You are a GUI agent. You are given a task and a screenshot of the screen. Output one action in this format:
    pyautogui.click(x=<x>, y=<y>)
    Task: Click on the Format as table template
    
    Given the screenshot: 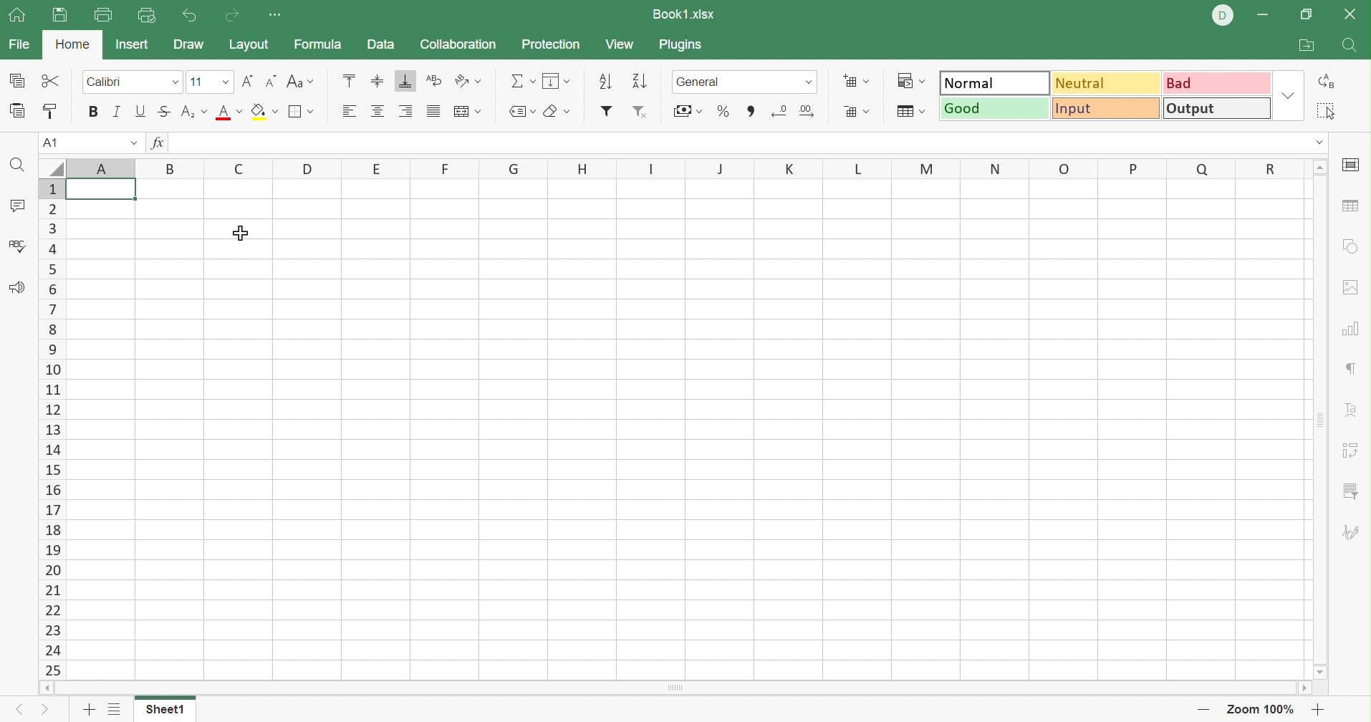 What is the action you would take?
    pyautogui.click(x=911, y=112)
    